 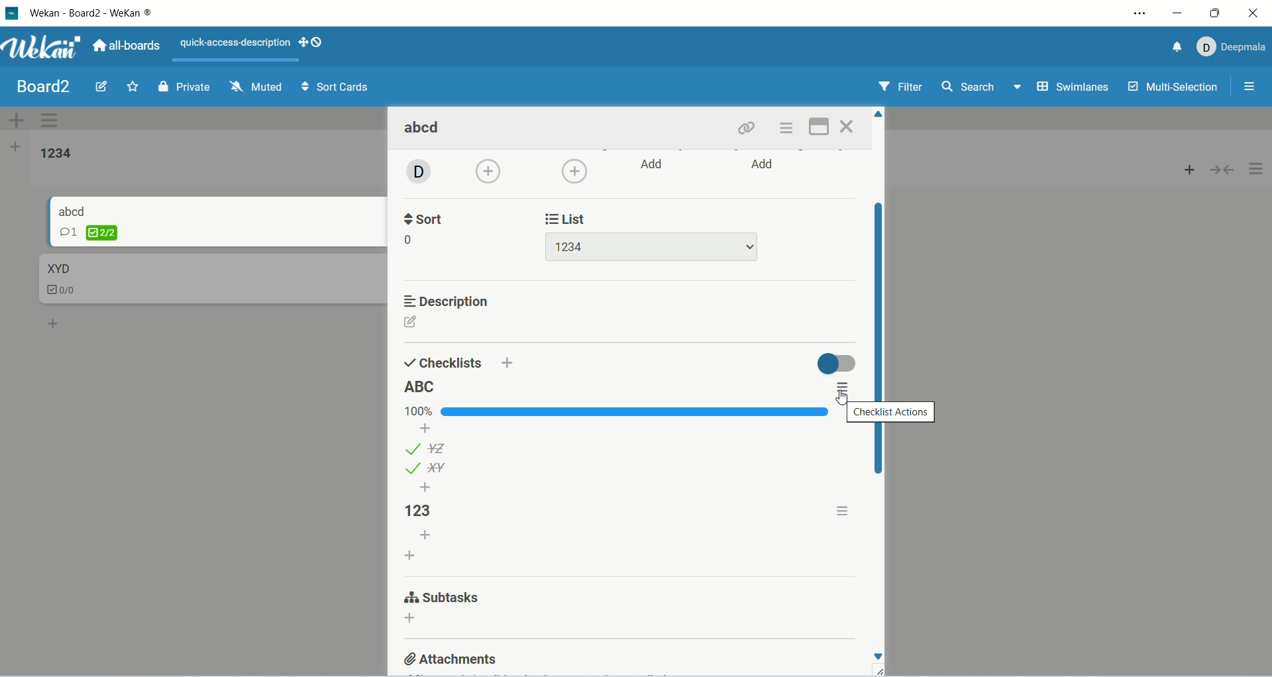 I want to click on collapse, so click(x=1225, y=172).